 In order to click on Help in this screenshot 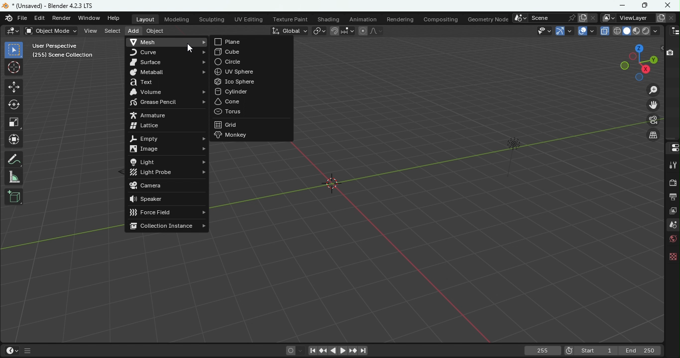, I will do `click(117, 18)`.